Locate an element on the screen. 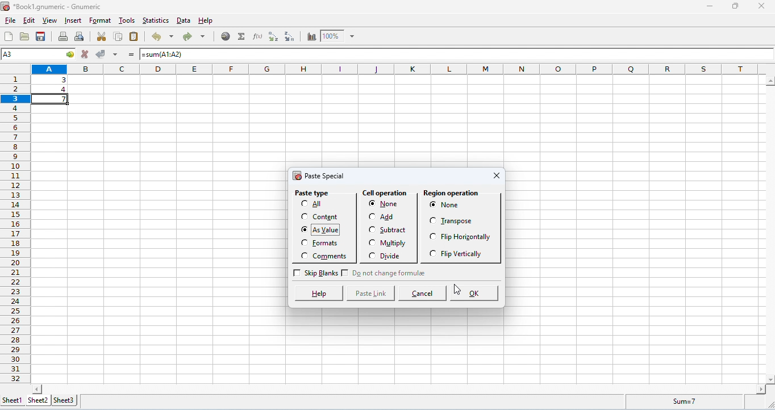  zoom is located at coordinates (338, 36).